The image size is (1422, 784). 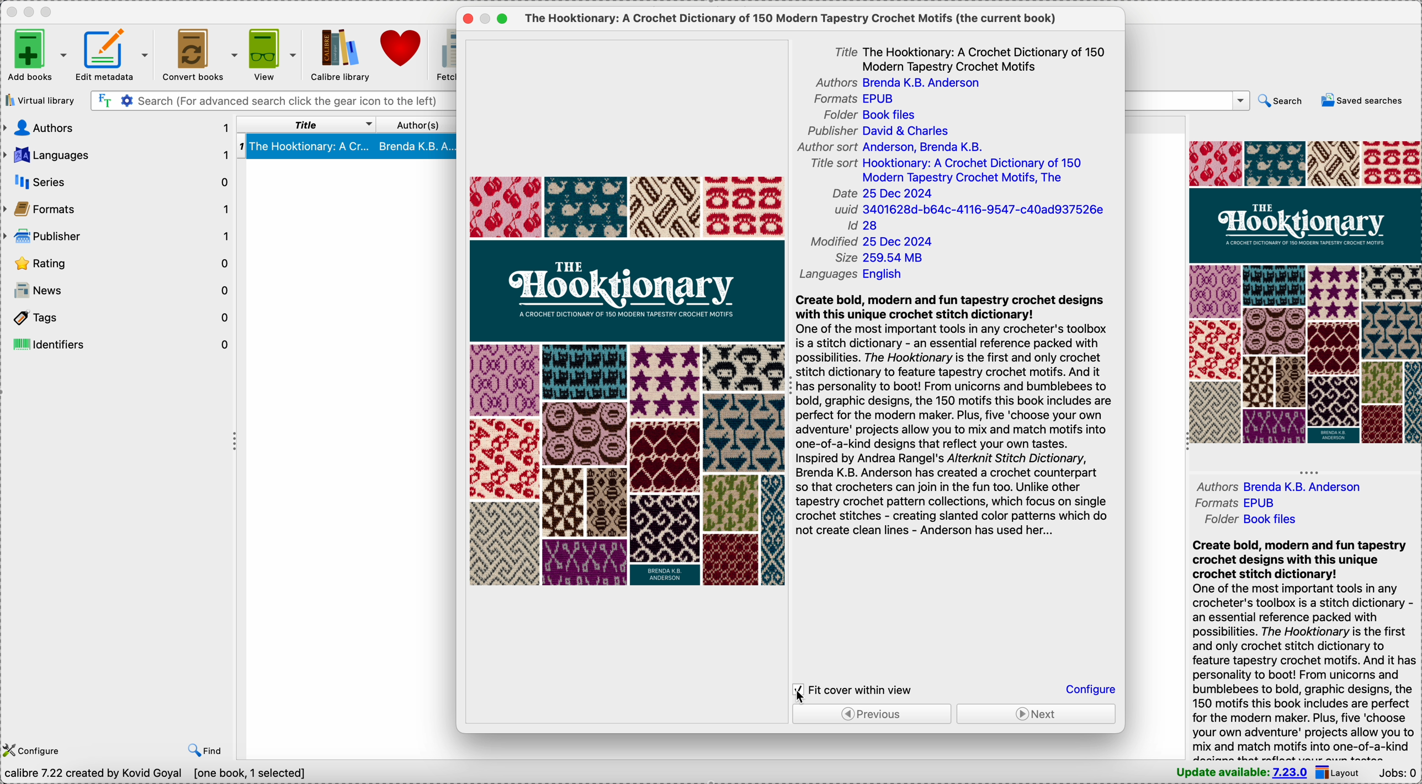 What do you see at coordinates (957, 415) in the screenshot?
I see `synopsis` at bounding box center [957, 415].